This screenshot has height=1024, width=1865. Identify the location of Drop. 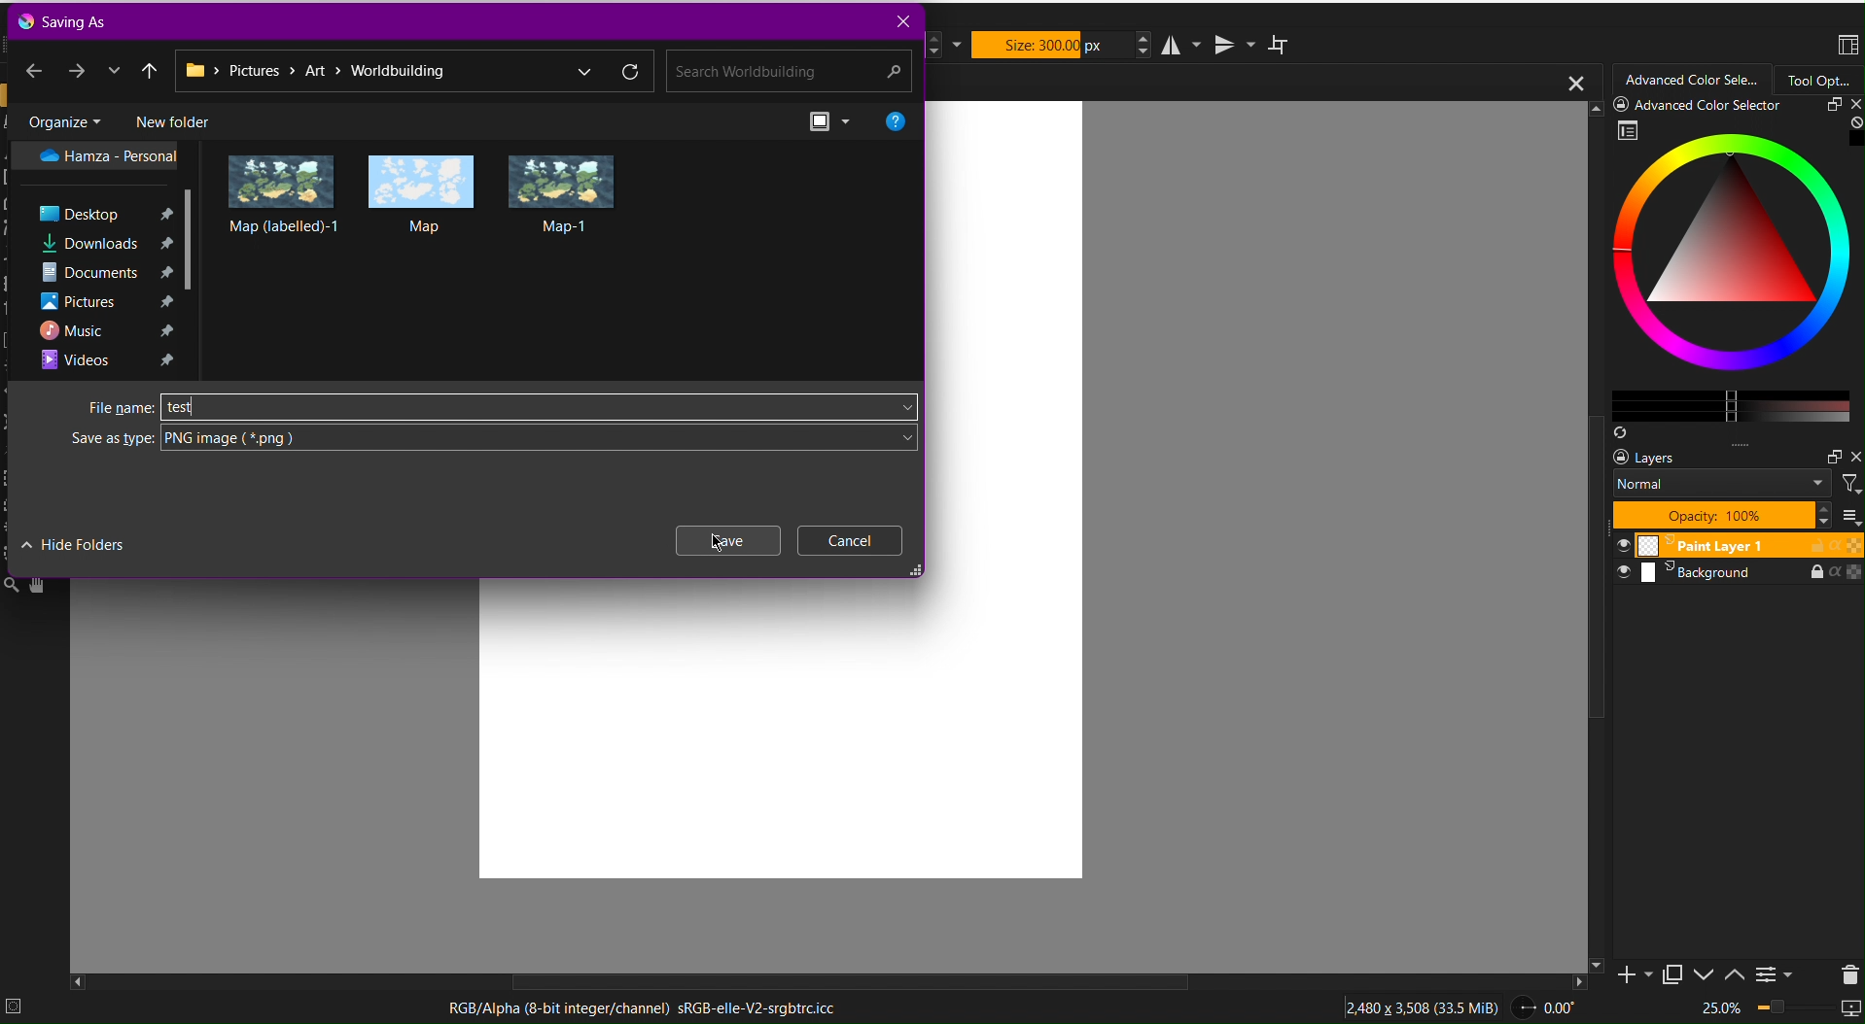
(114, 70).